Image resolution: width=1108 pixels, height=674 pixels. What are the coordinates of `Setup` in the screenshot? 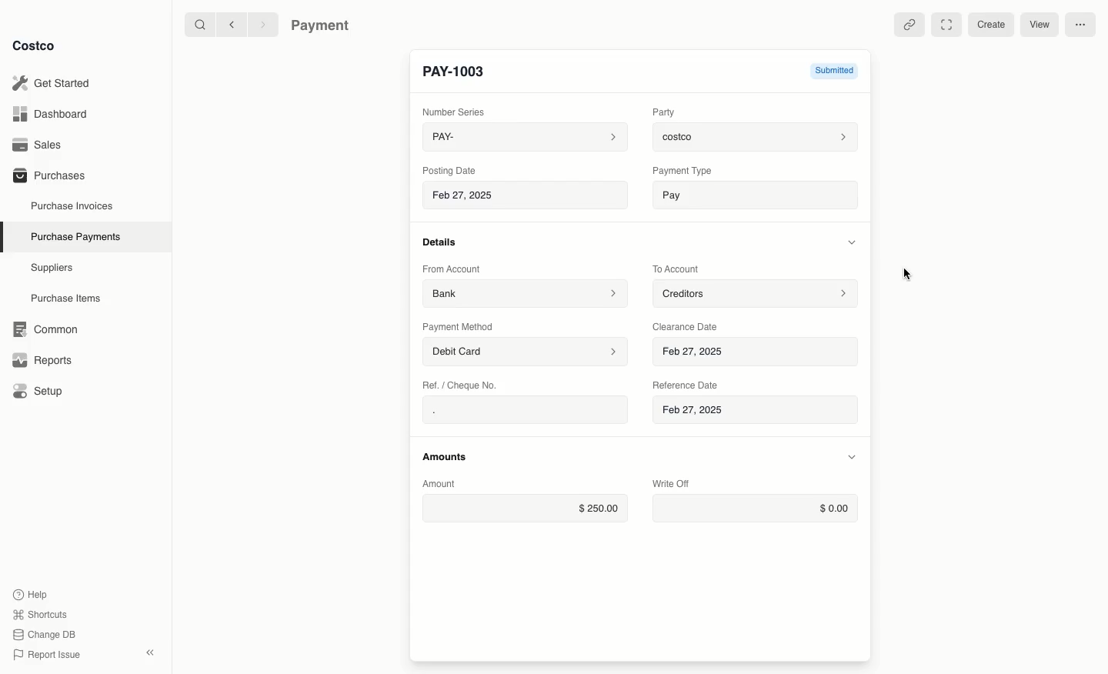 It's located at (43, 392).